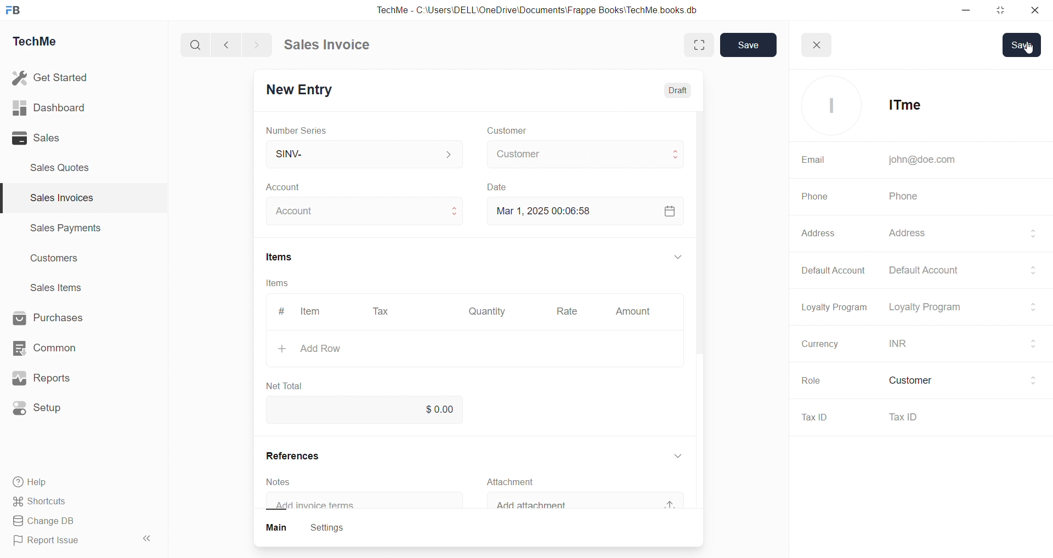  I want to click on Minimize, so click(970, 11).